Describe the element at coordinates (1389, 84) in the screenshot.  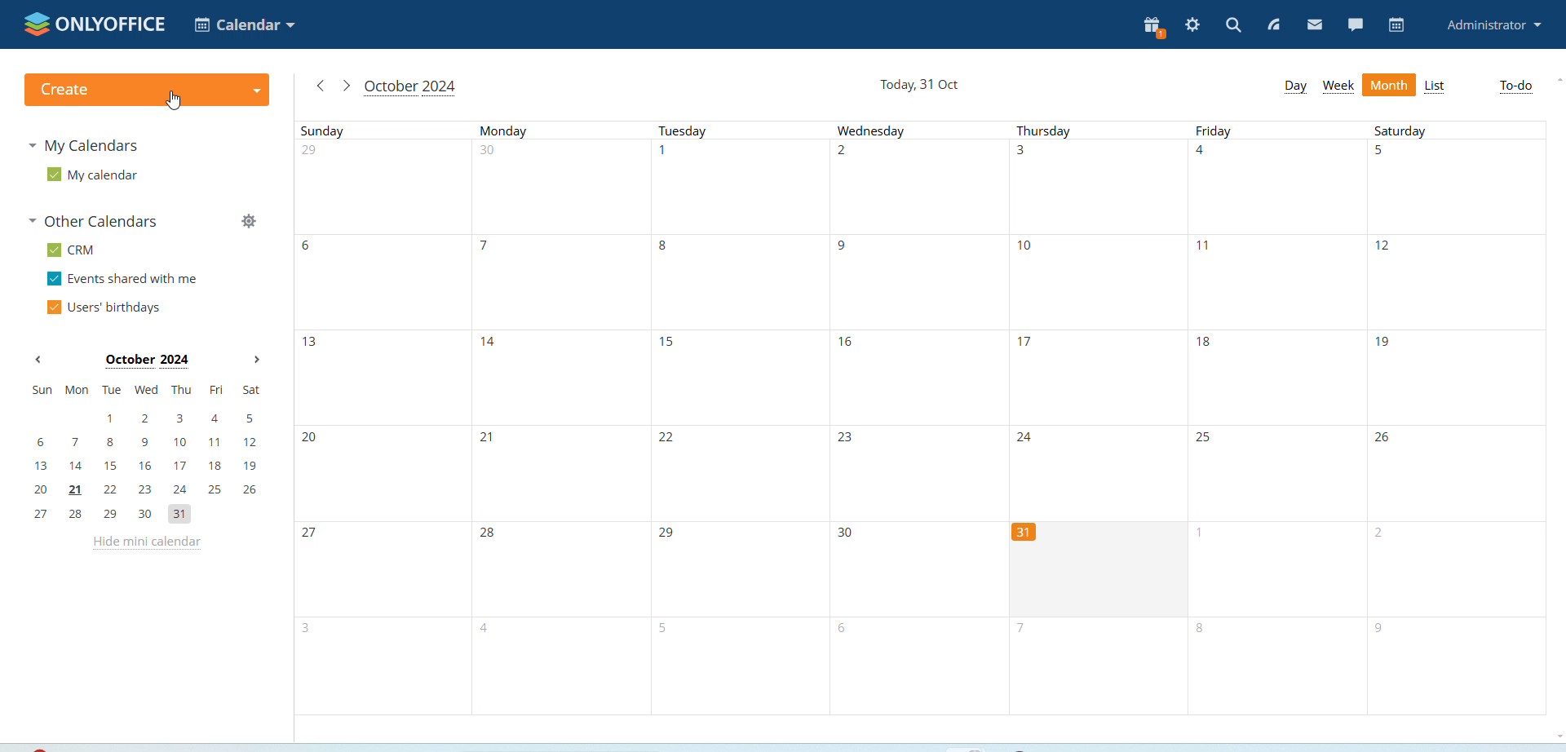
I see `month view` at that location.